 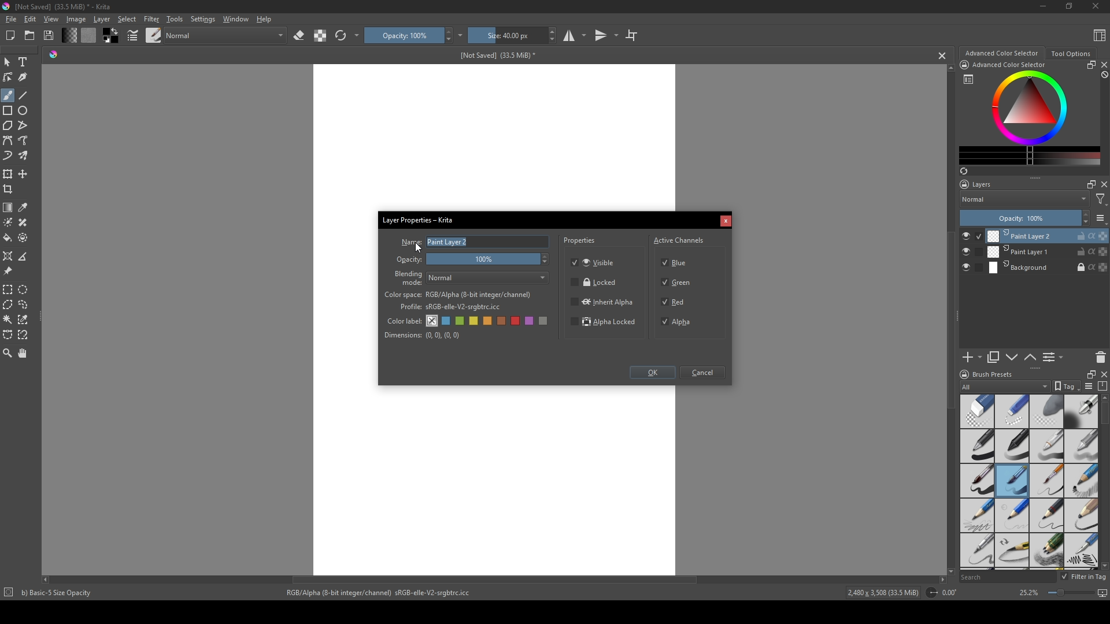 What do you see at coordinates (63, 7) in the screenshot?
I see `[Not Saved] (33.5 MiB) - Krita` at bounding box center [63, 7].